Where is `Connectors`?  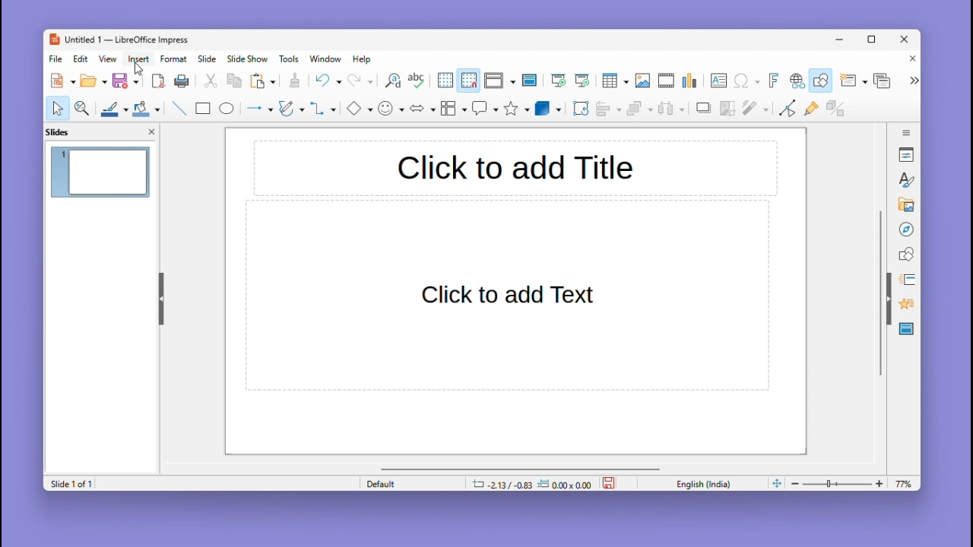
Connectors is located at coordinates (323, 108).